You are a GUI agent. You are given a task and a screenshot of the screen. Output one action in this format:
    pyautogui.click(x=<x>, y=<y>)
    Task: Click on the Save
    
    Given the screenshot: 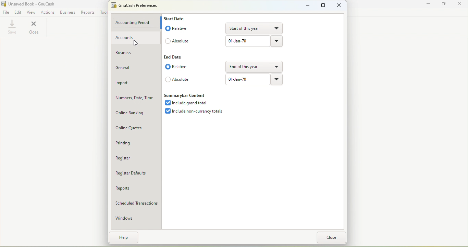 What is the action you would take?
    pyautogui.click(x=11, y=27)
    